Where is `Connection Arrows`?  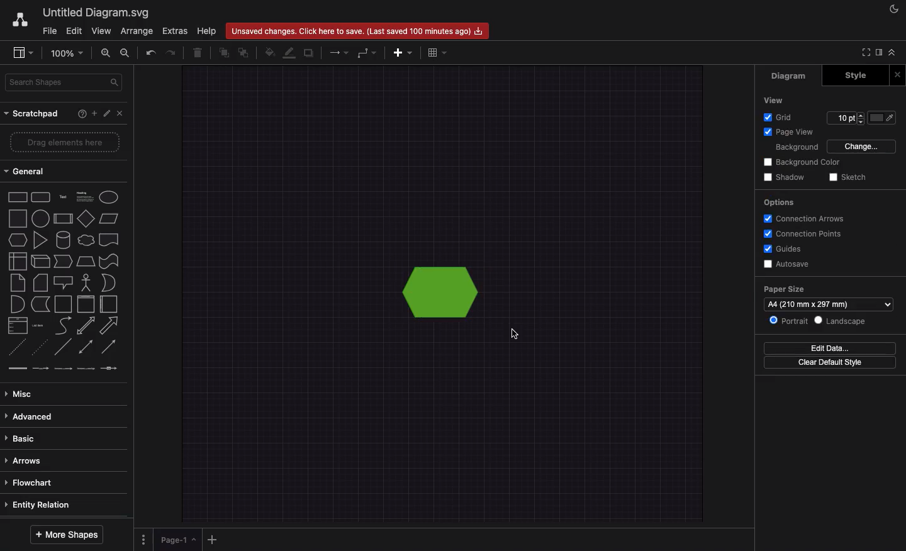 Connection Arrows is located at coordinates (807, 218).